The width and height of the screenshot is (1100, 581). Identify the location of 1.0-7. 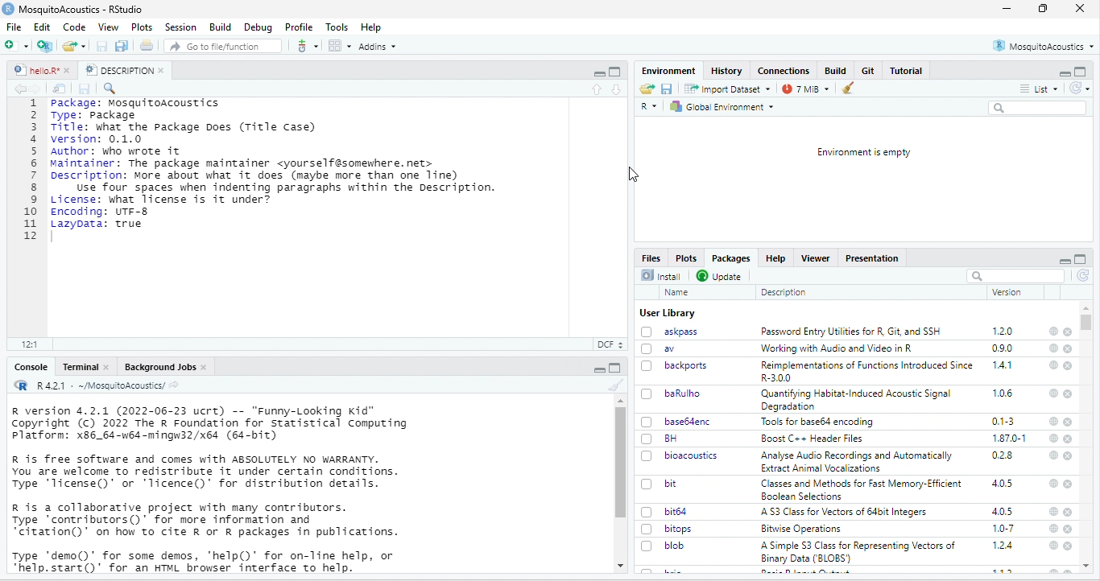
(1003, 529).